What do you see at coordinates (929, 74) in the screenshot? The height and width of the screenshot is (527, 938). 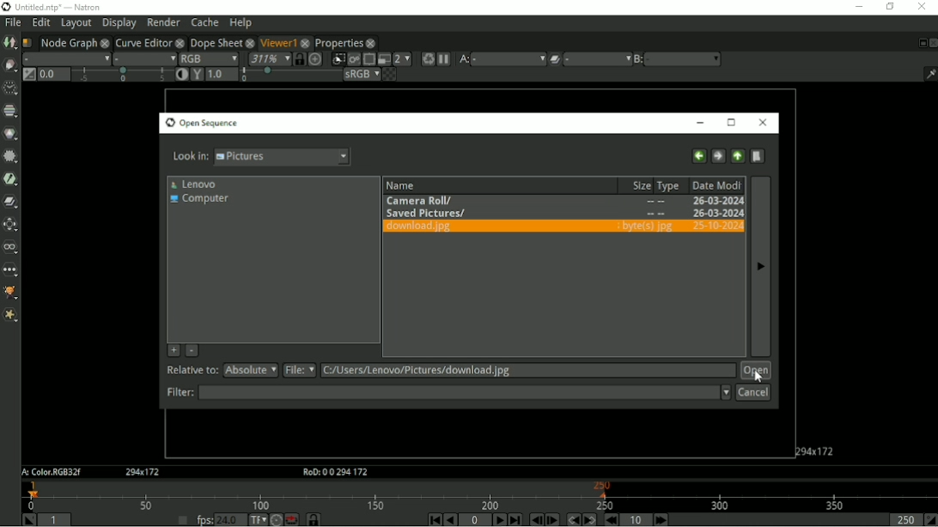 I see `Show/hide information bar` at bounding box center [929, 74].